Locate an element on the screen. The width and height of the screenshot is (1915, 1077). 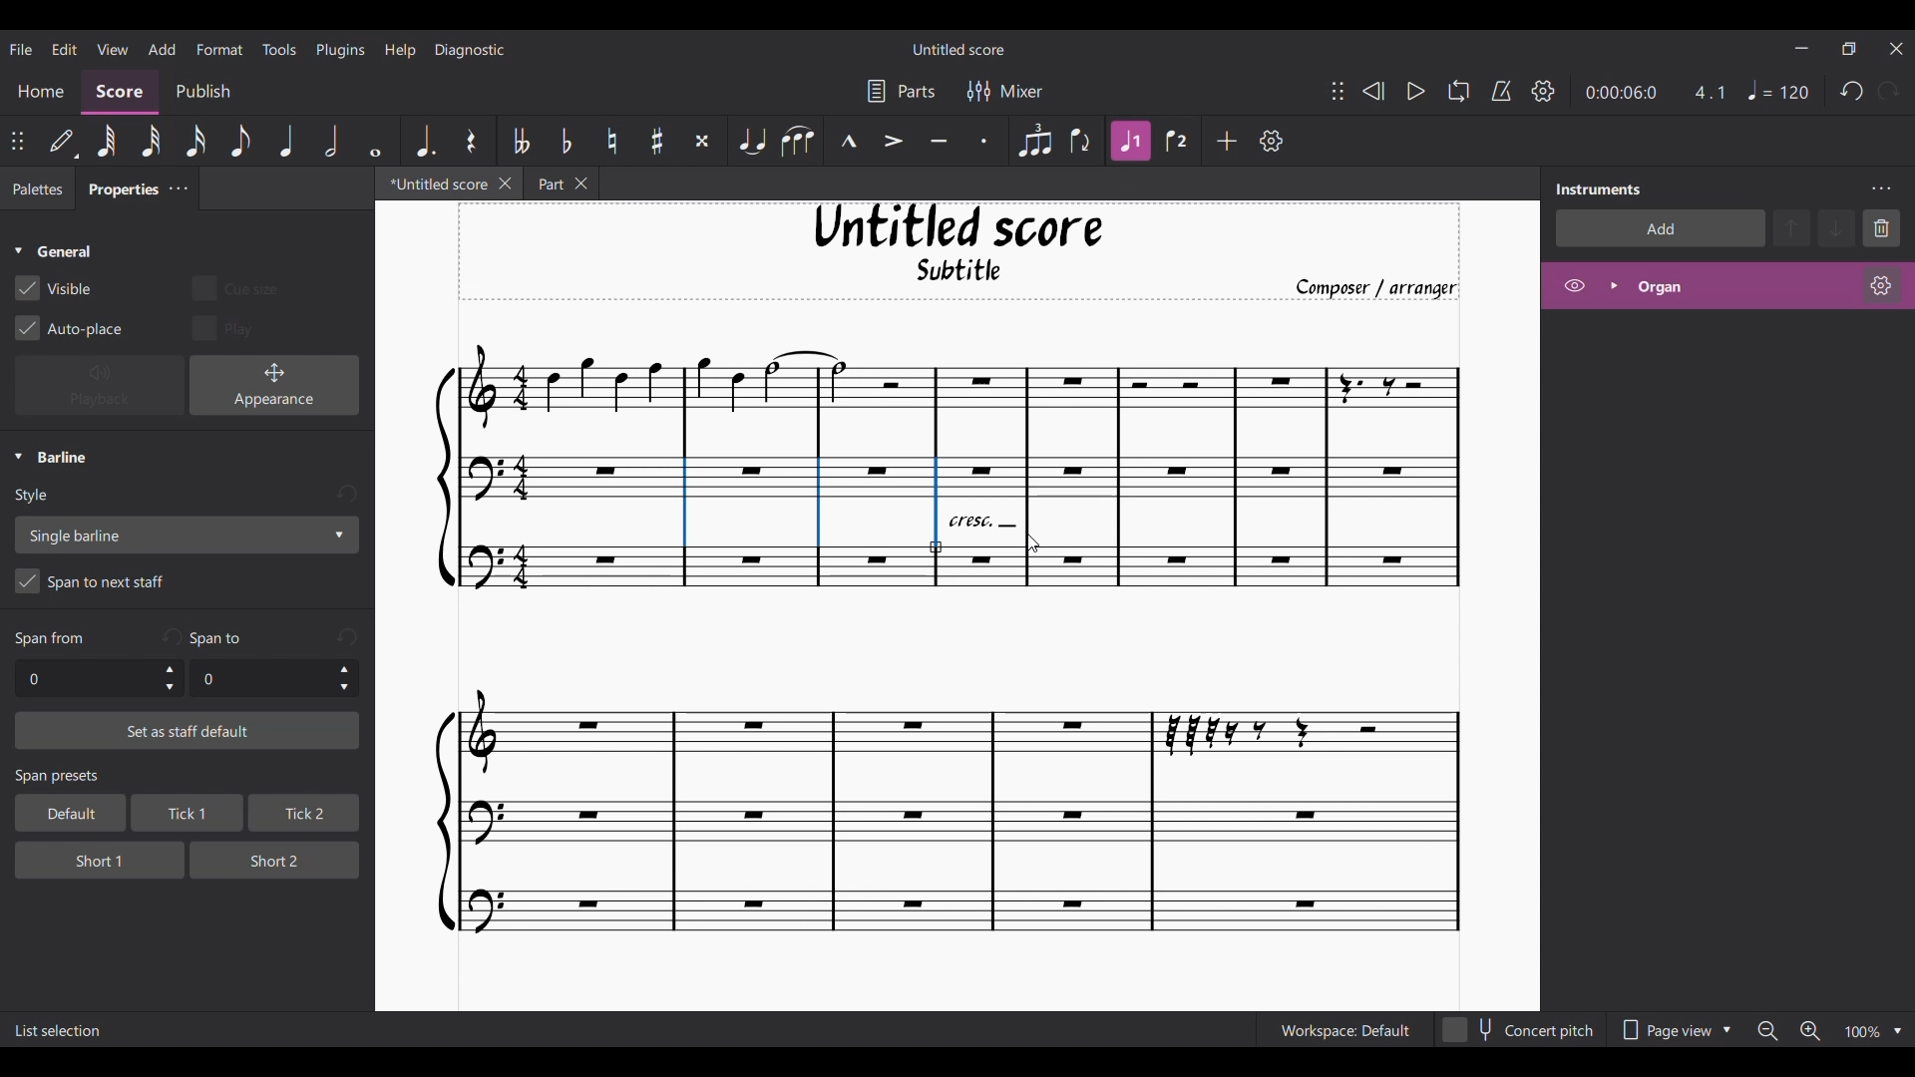
Toggle for Visible is located at coordinates (54, 288).